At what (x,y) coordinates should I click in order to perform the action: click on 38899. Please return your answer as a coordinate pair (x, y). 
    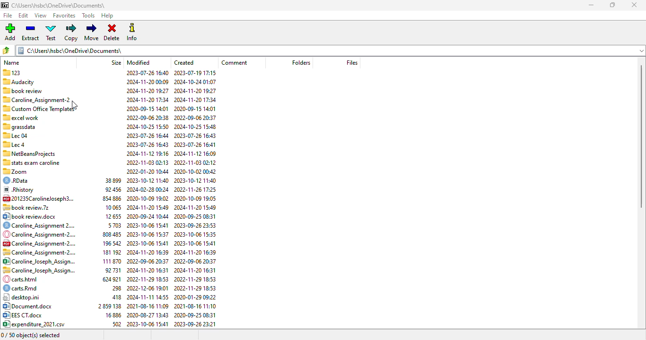
    Looking at the image, I should click on (112, 181).